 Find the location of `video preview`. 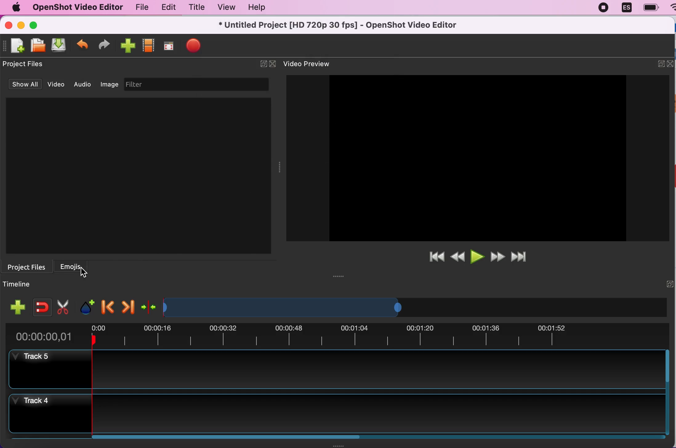

video preview is located at coordinates (316, 63).